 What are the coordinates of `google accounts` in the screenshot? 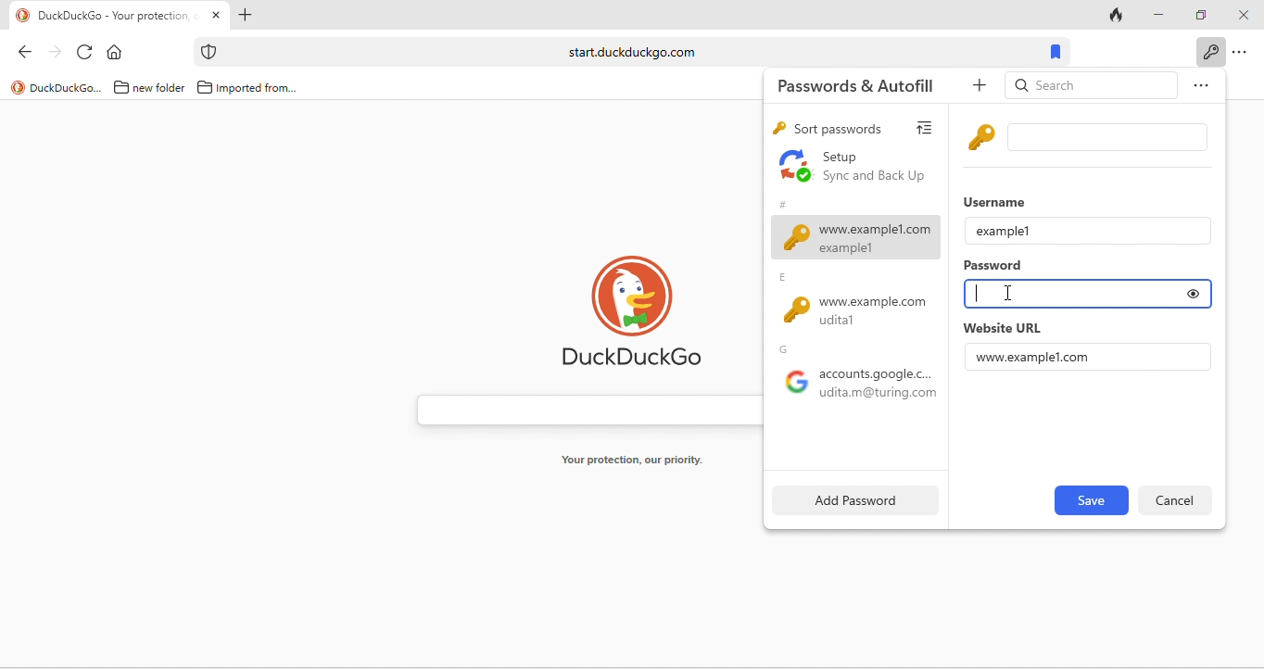 It's located at (855, 387).